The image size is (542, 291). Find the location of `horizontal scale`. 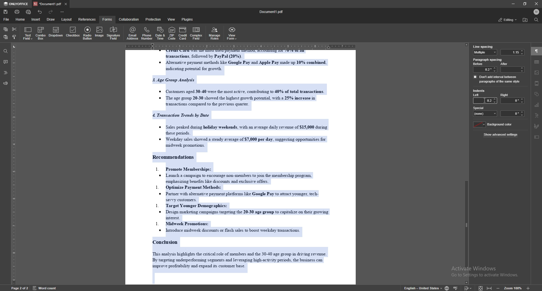

horizontal scale is located at coordinates (240, 45).